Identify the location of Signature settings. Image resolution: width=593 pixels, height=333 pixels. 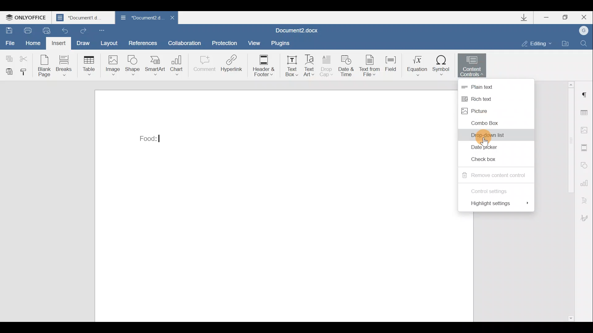
(587, 218).